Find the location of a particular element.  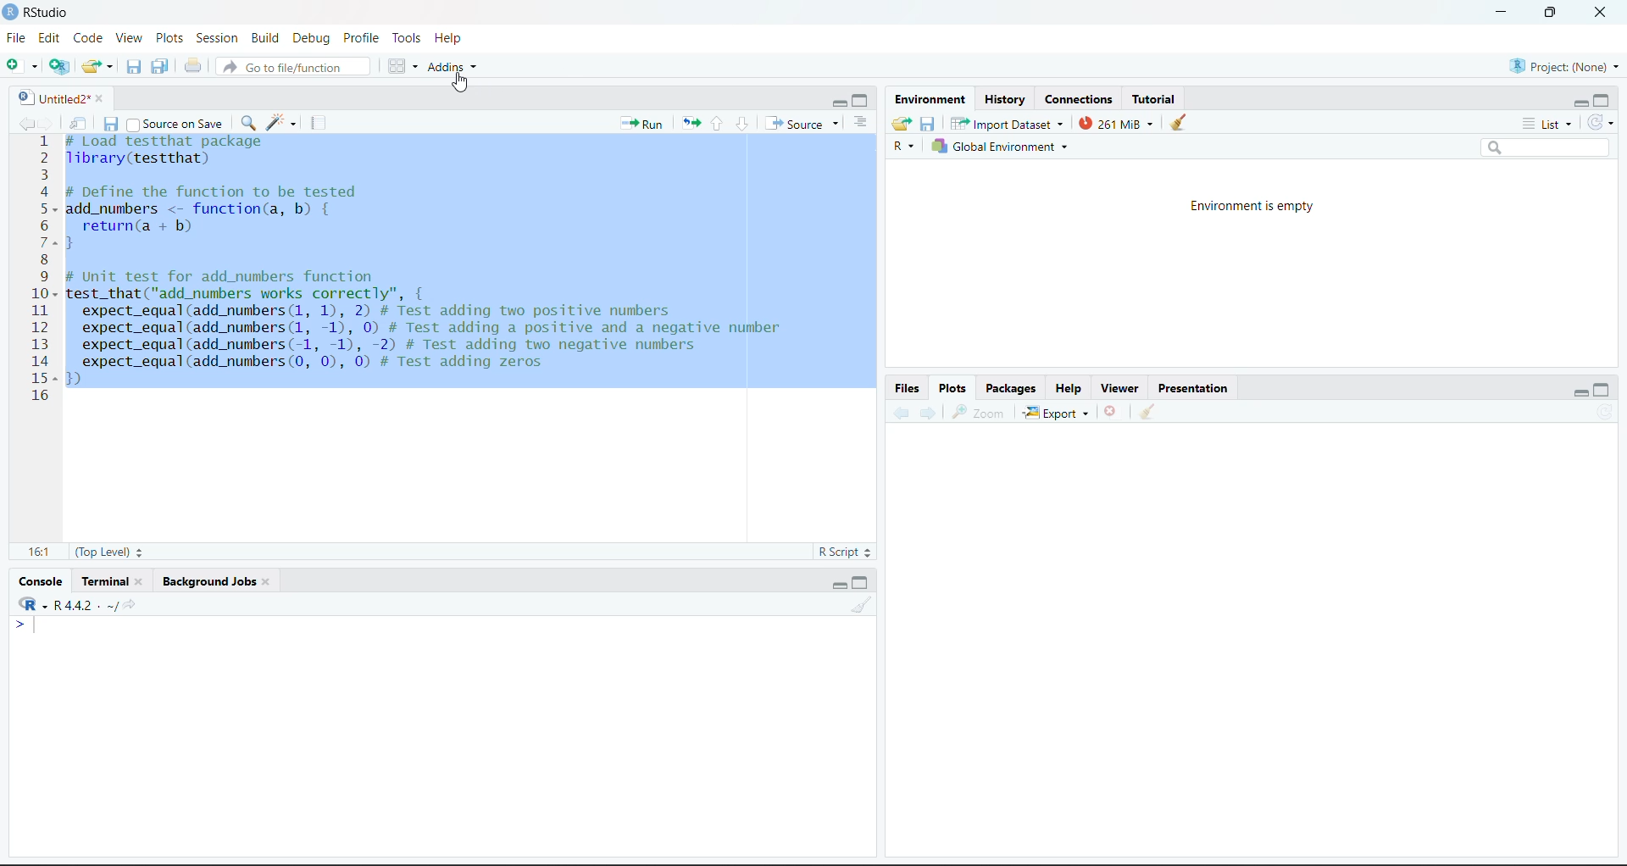

Tools is located at coordinates (405, 37).